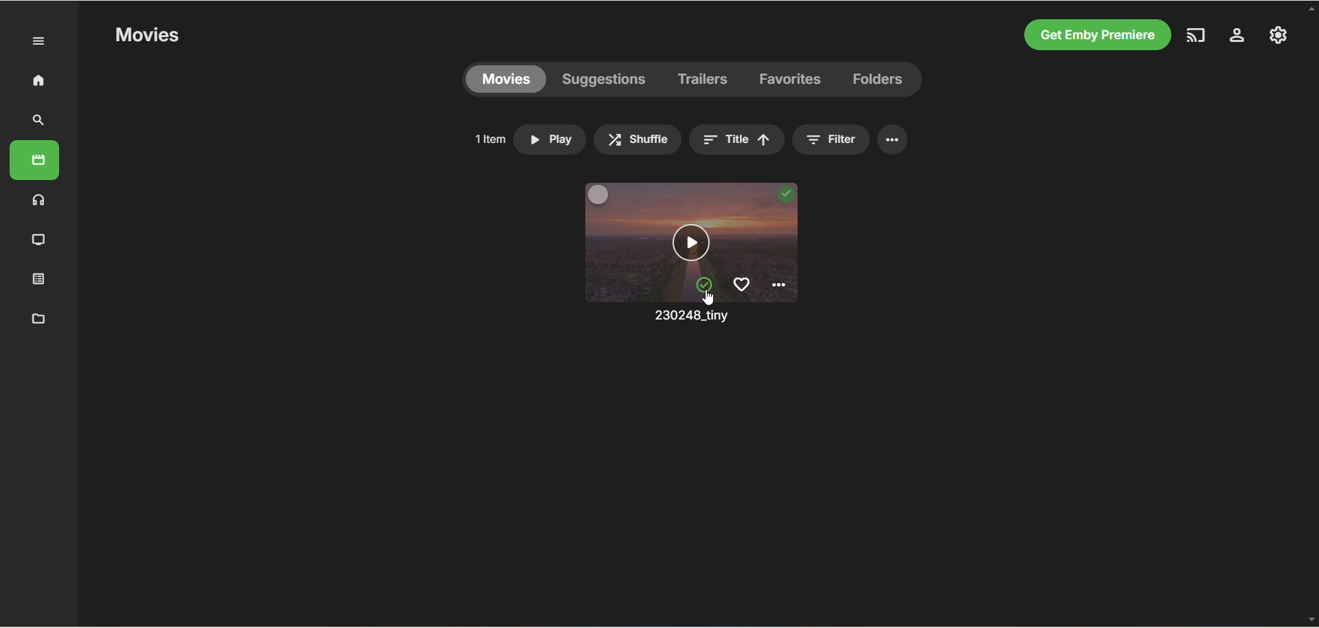 This screenshot has height=628, width=1319. I want to click on playlist, so click(36, 280).